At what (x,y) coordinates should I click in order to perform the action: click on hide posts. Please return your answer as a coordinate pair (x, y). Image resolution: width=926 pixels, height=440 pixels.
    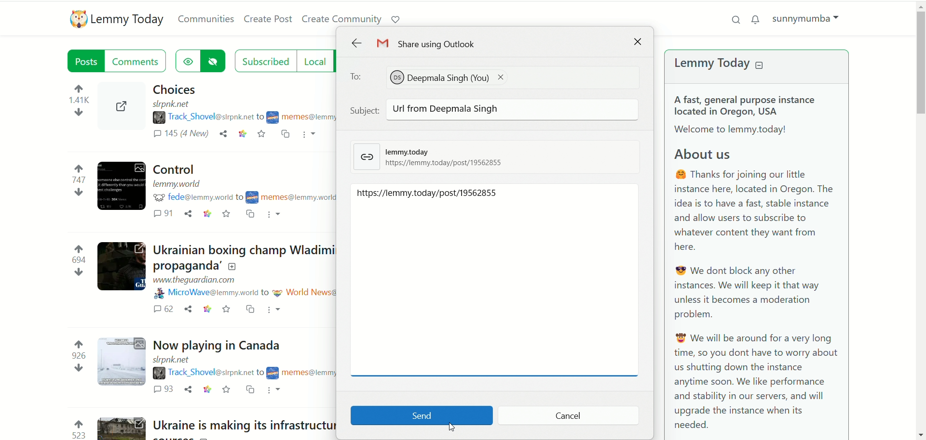
    Looking at the image, I should click on (214, 62).